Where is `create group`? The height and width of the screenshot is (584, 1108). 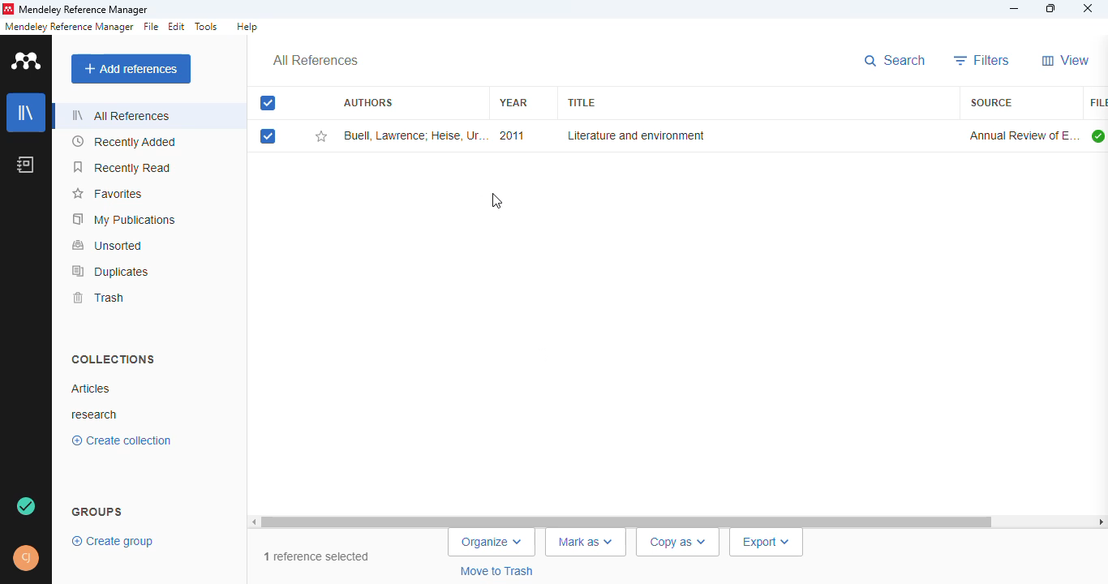 create group is located at coordinates (113, 543).